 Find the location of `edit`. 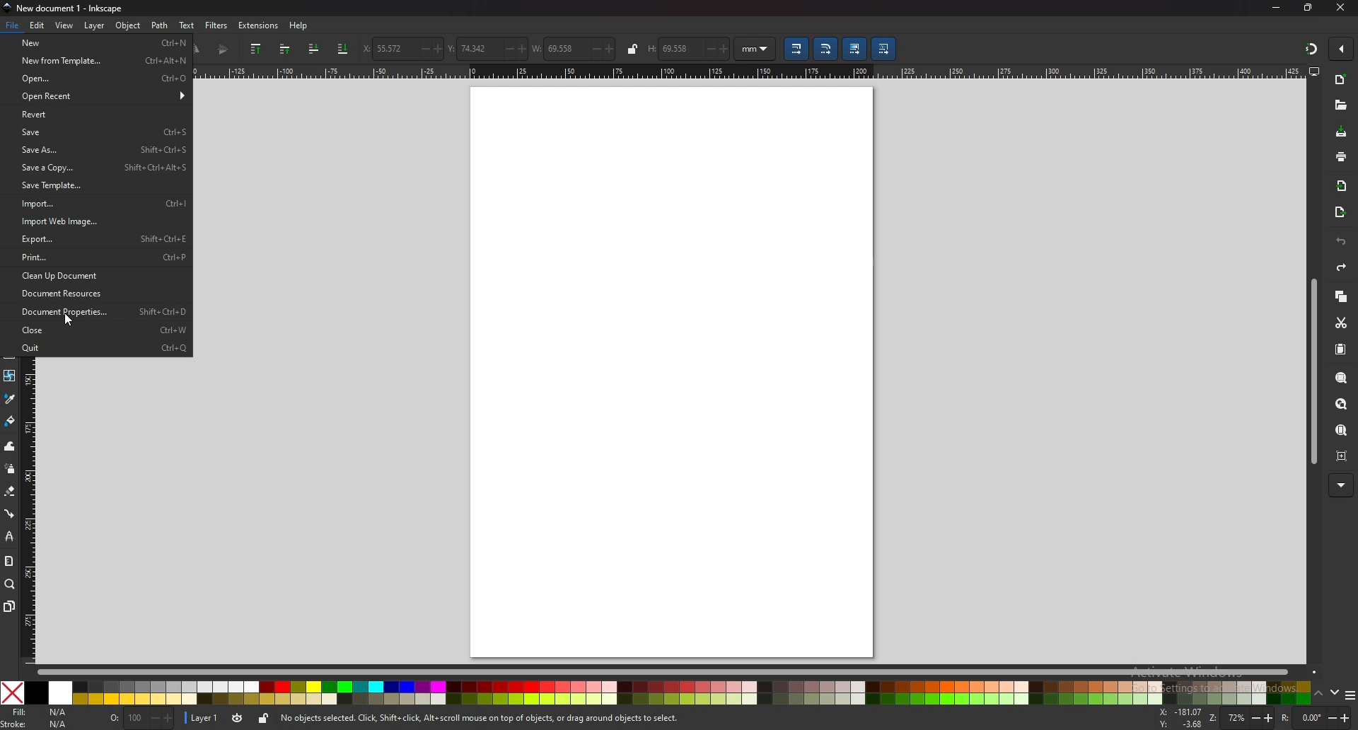

edit is located at coordinates (36, 25).